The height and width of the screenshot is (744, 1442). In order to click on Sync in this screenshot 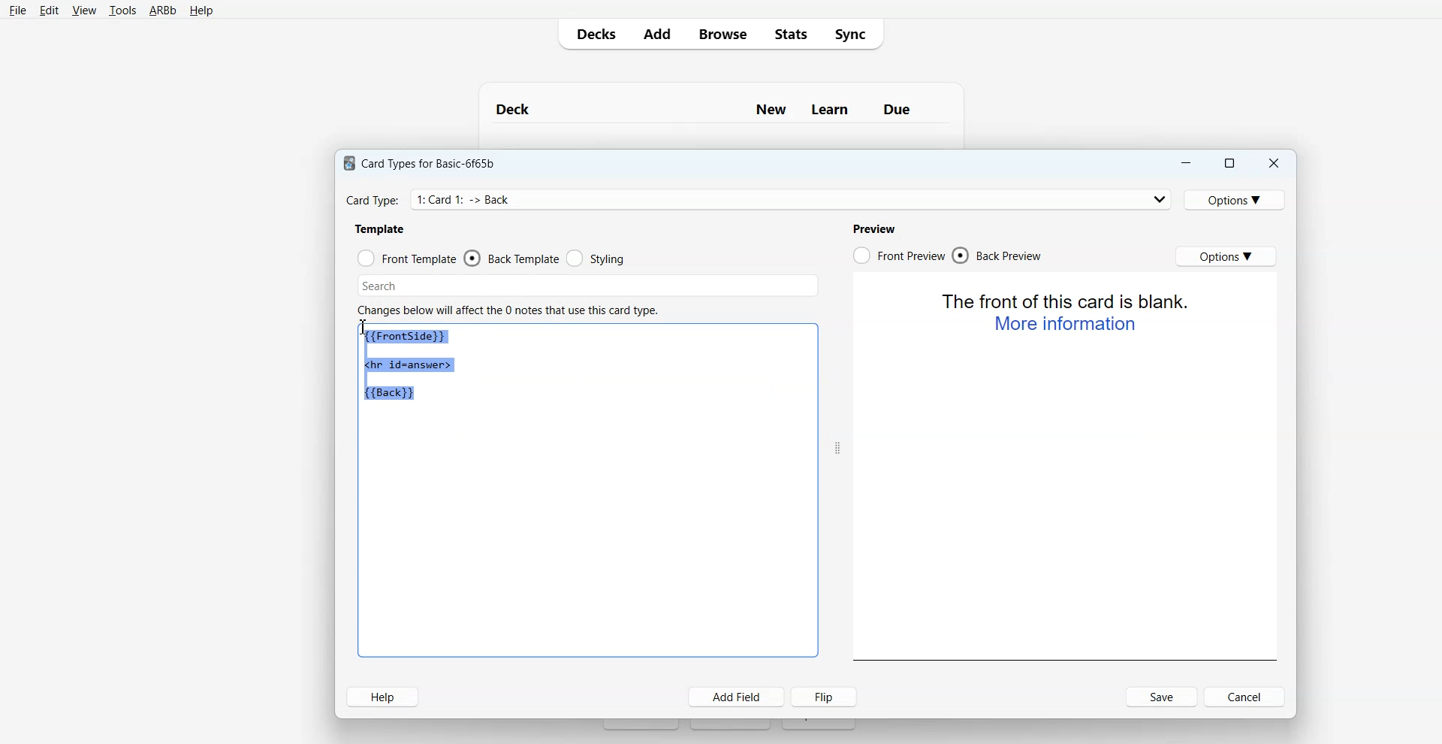, I will do `click(855, 35)`.